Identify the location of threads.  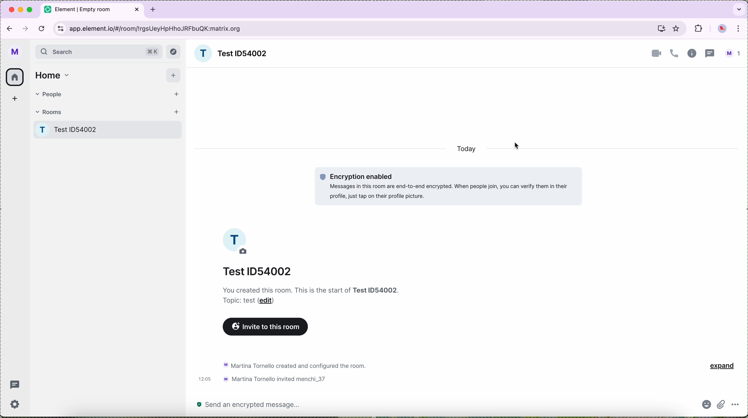
(710, 53).